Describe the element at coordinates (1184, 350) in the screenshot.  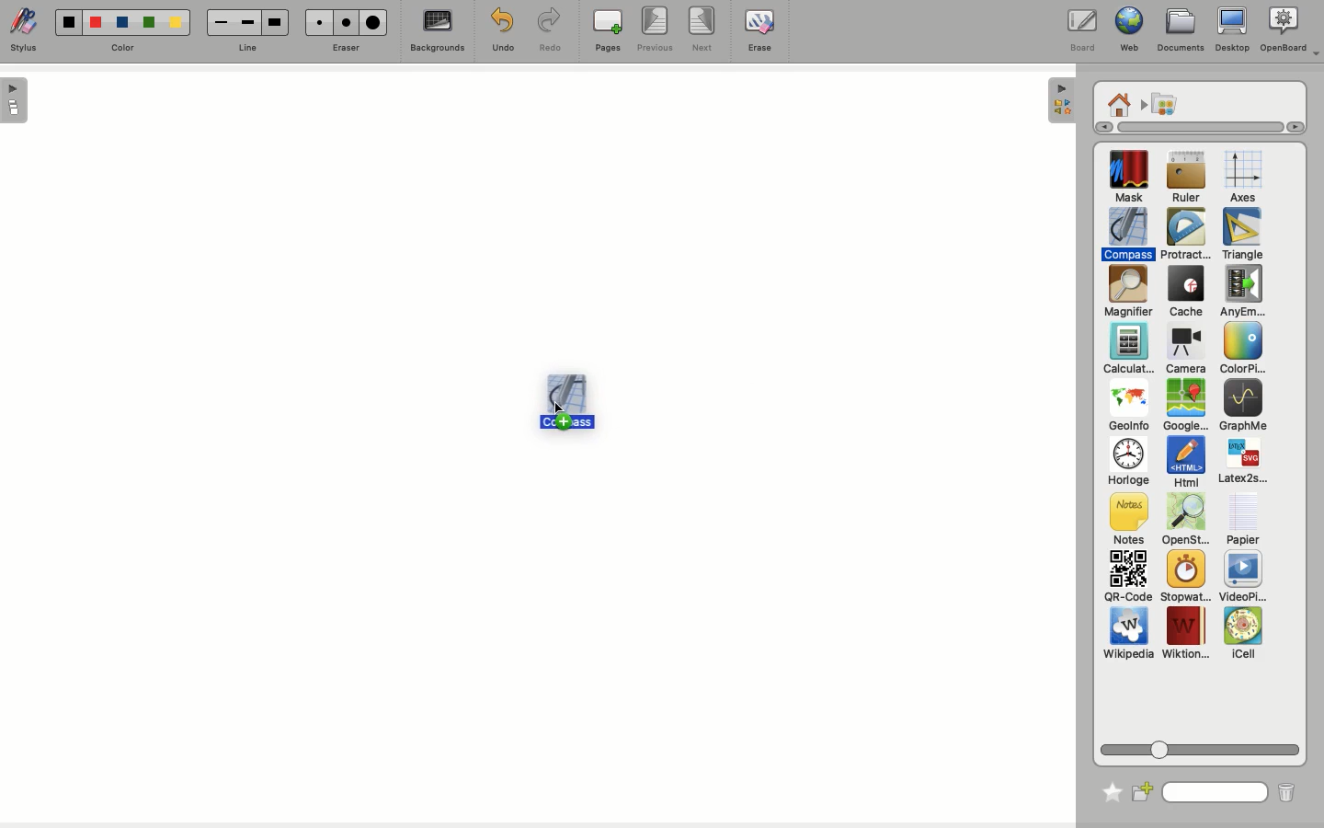
I see `Camera` at that location.